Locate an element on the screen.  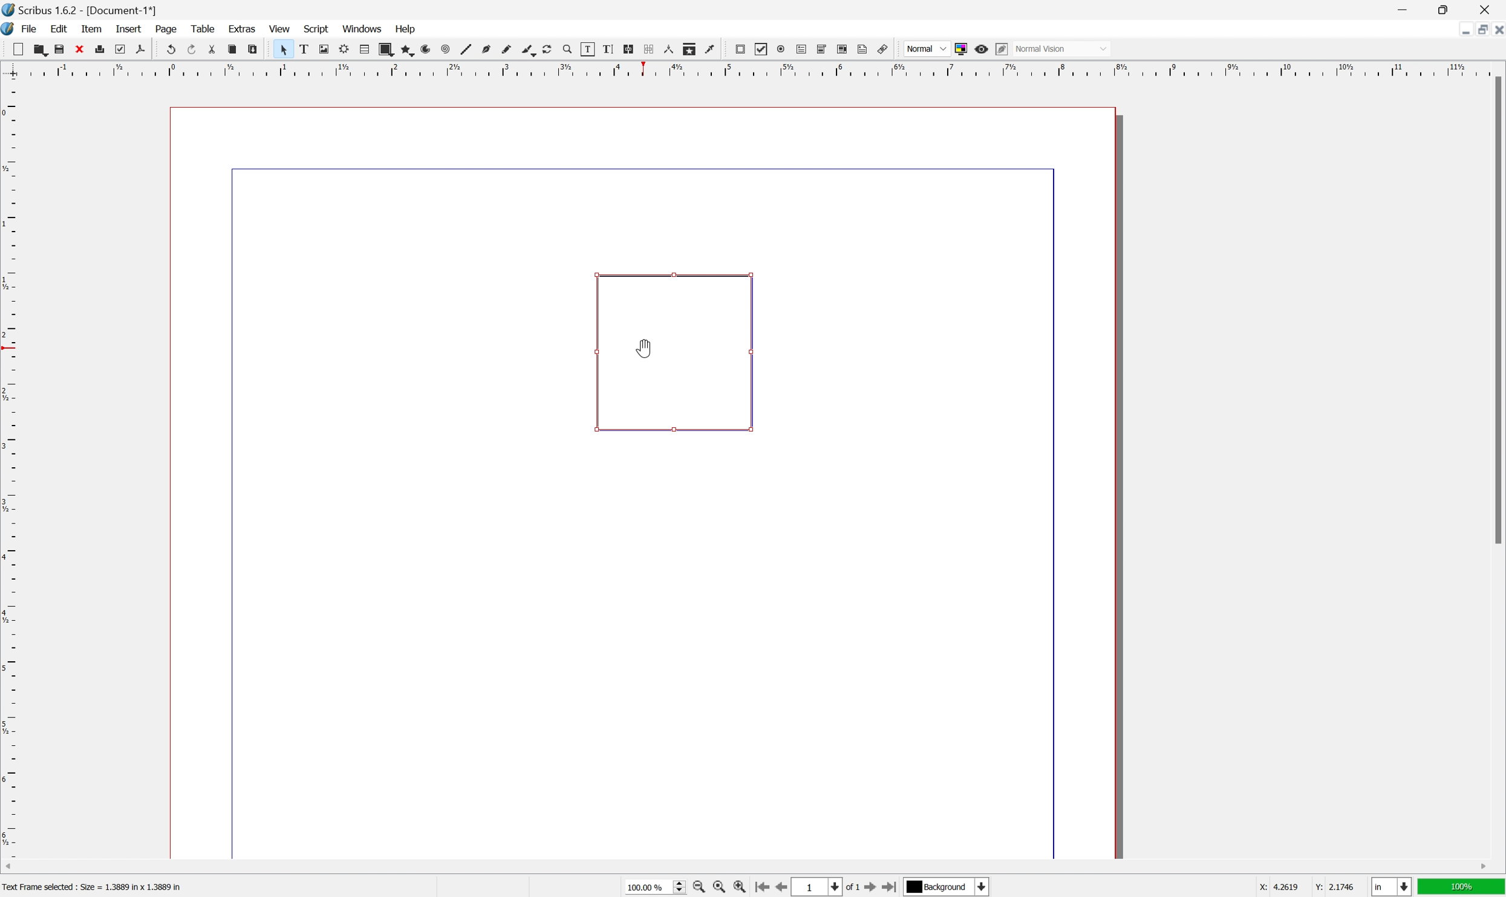
rotate item is located at coordinates (548, 50).